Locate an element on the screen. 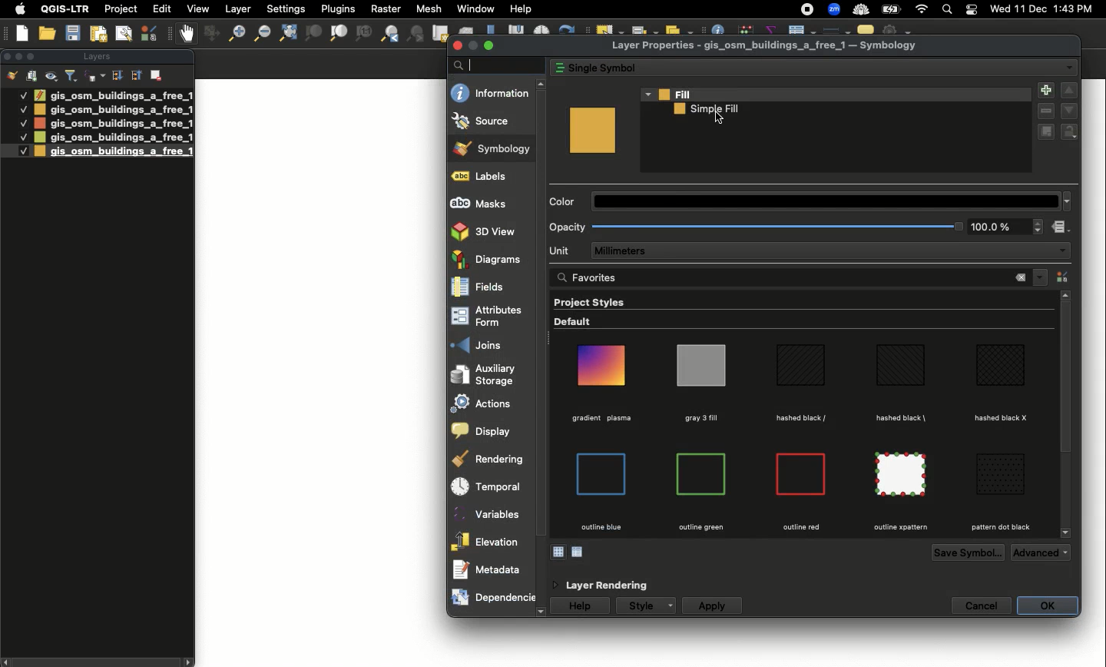 Image resolution: width=1106 pixels, height=667 pixels. Variables is located at coordinates (492, 514).